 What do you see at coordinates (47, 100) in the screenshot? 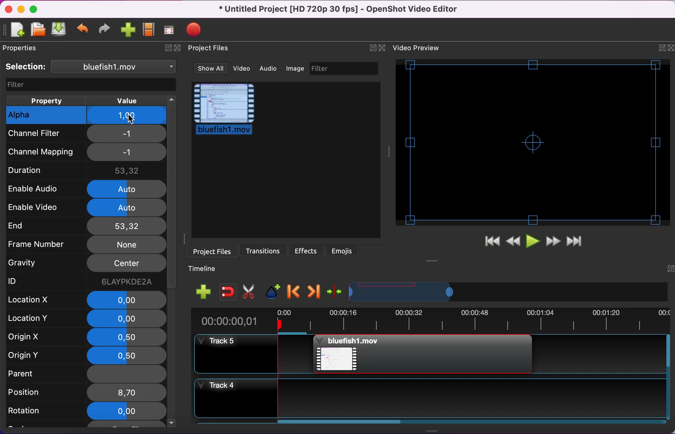
I see `property` at bounding box center [47, 100].